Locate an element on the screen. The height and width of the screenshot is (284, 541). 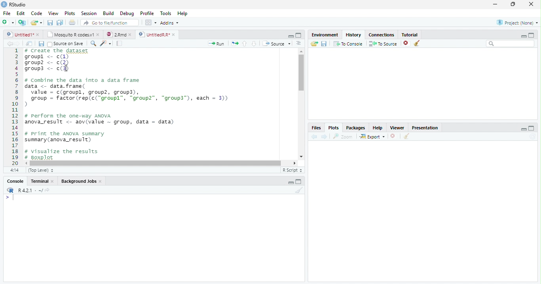
Clear objects from the workspace is located at coordinates (416, 42).